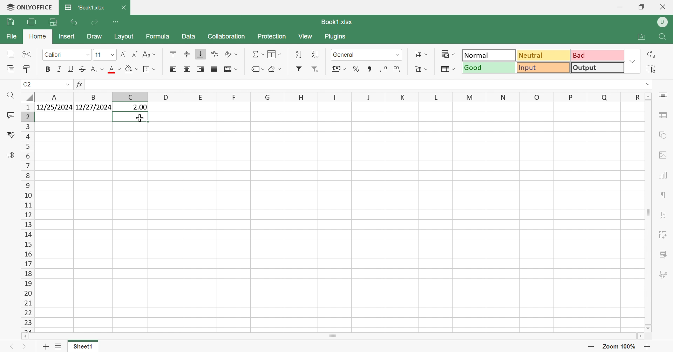  Describe the element at coordinates (597, 67) in the screenshot. I see `Output` at that location.